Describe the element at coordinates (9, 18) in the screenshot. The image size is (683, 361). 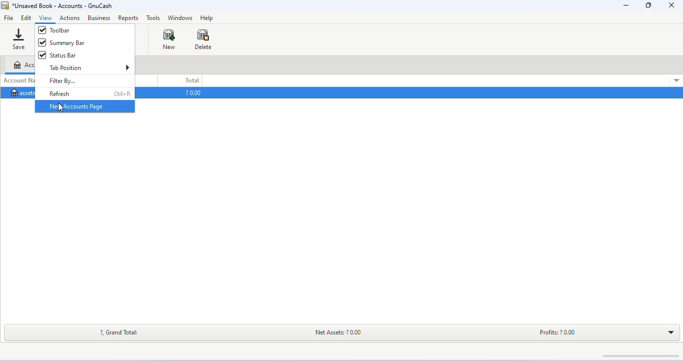
I see `file` at that location.